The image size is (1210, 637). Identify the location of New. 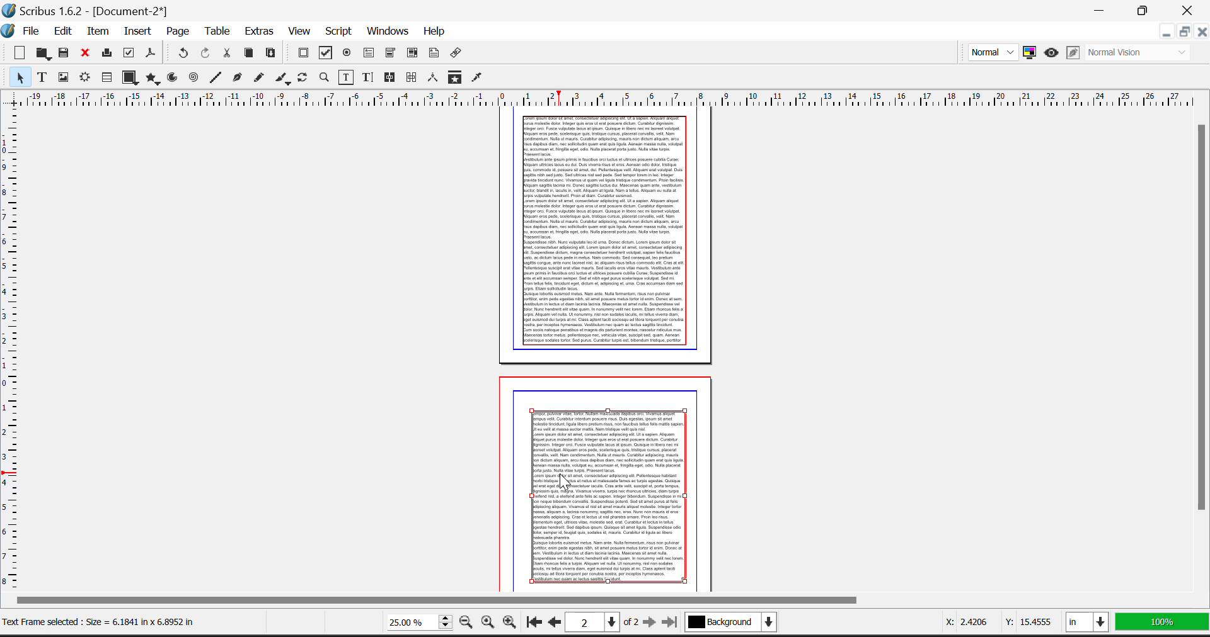
(16, 54).